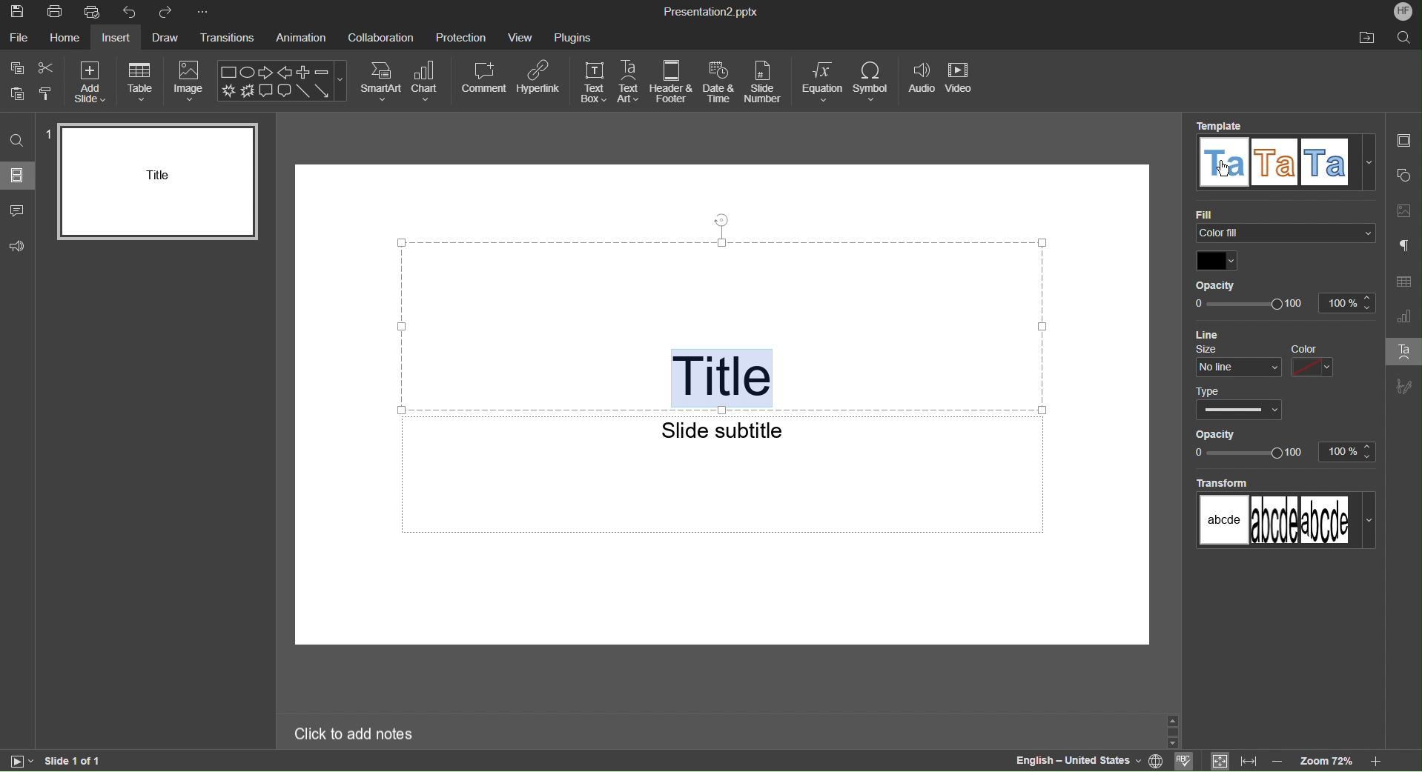 The height and width of the screenshot is (772, 1422). Describe the element at coordinates (381, 38) in the screenshot. I see `Collaboration` at that location.